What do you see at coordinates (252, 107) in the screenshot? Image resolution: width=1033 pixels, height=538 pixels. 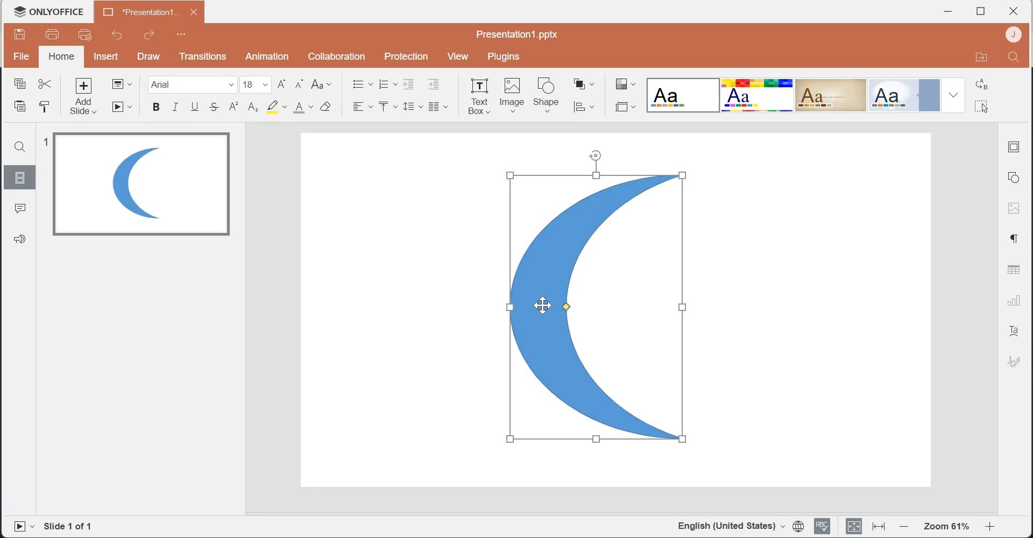 I see `Subscript` at bounding box center [252, 107].